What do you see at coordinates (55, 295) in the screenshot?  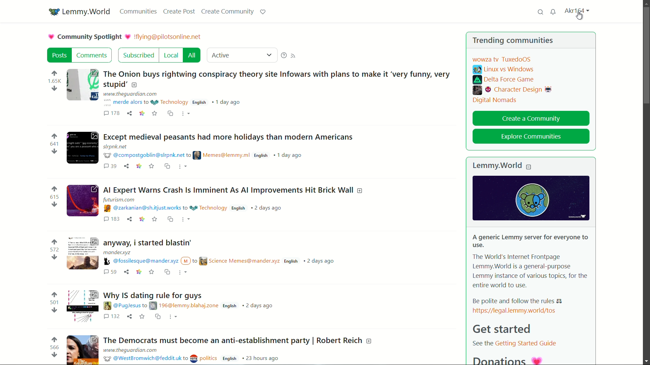 I see `upvote` at bounding box center [55, 295].